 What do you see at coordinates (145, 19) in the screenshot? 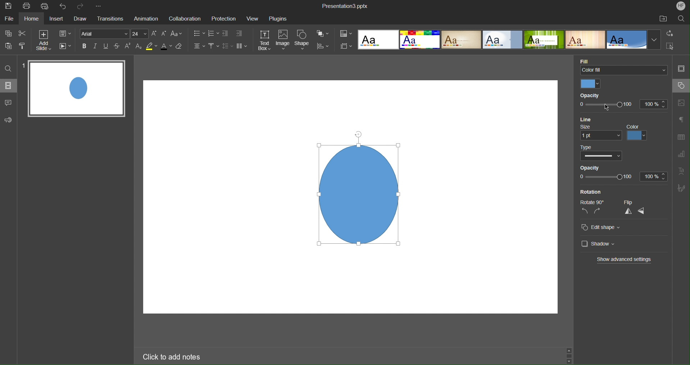
I see `Animation` at bounding box center [145, 19].